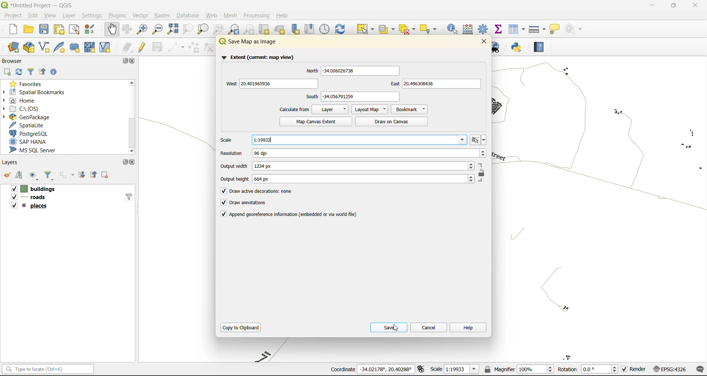  Describe the element at coordinates (431, 29) in the screenshot. I see `select location` at that location.